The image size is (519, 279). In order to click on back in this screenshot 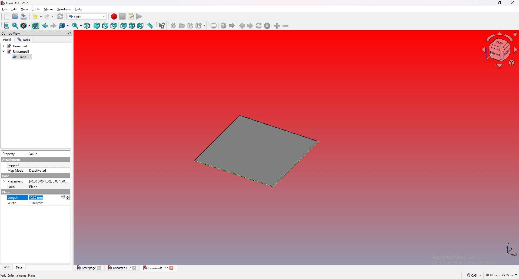, I will do `click(45, 25)`.